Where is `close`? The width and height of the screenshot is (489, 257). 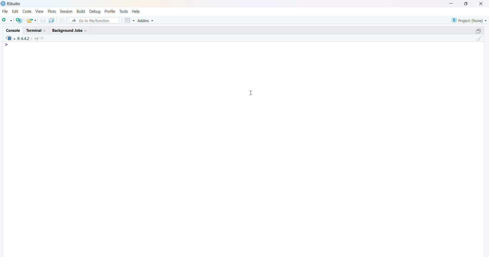
close is located at coordinates (86, 31).